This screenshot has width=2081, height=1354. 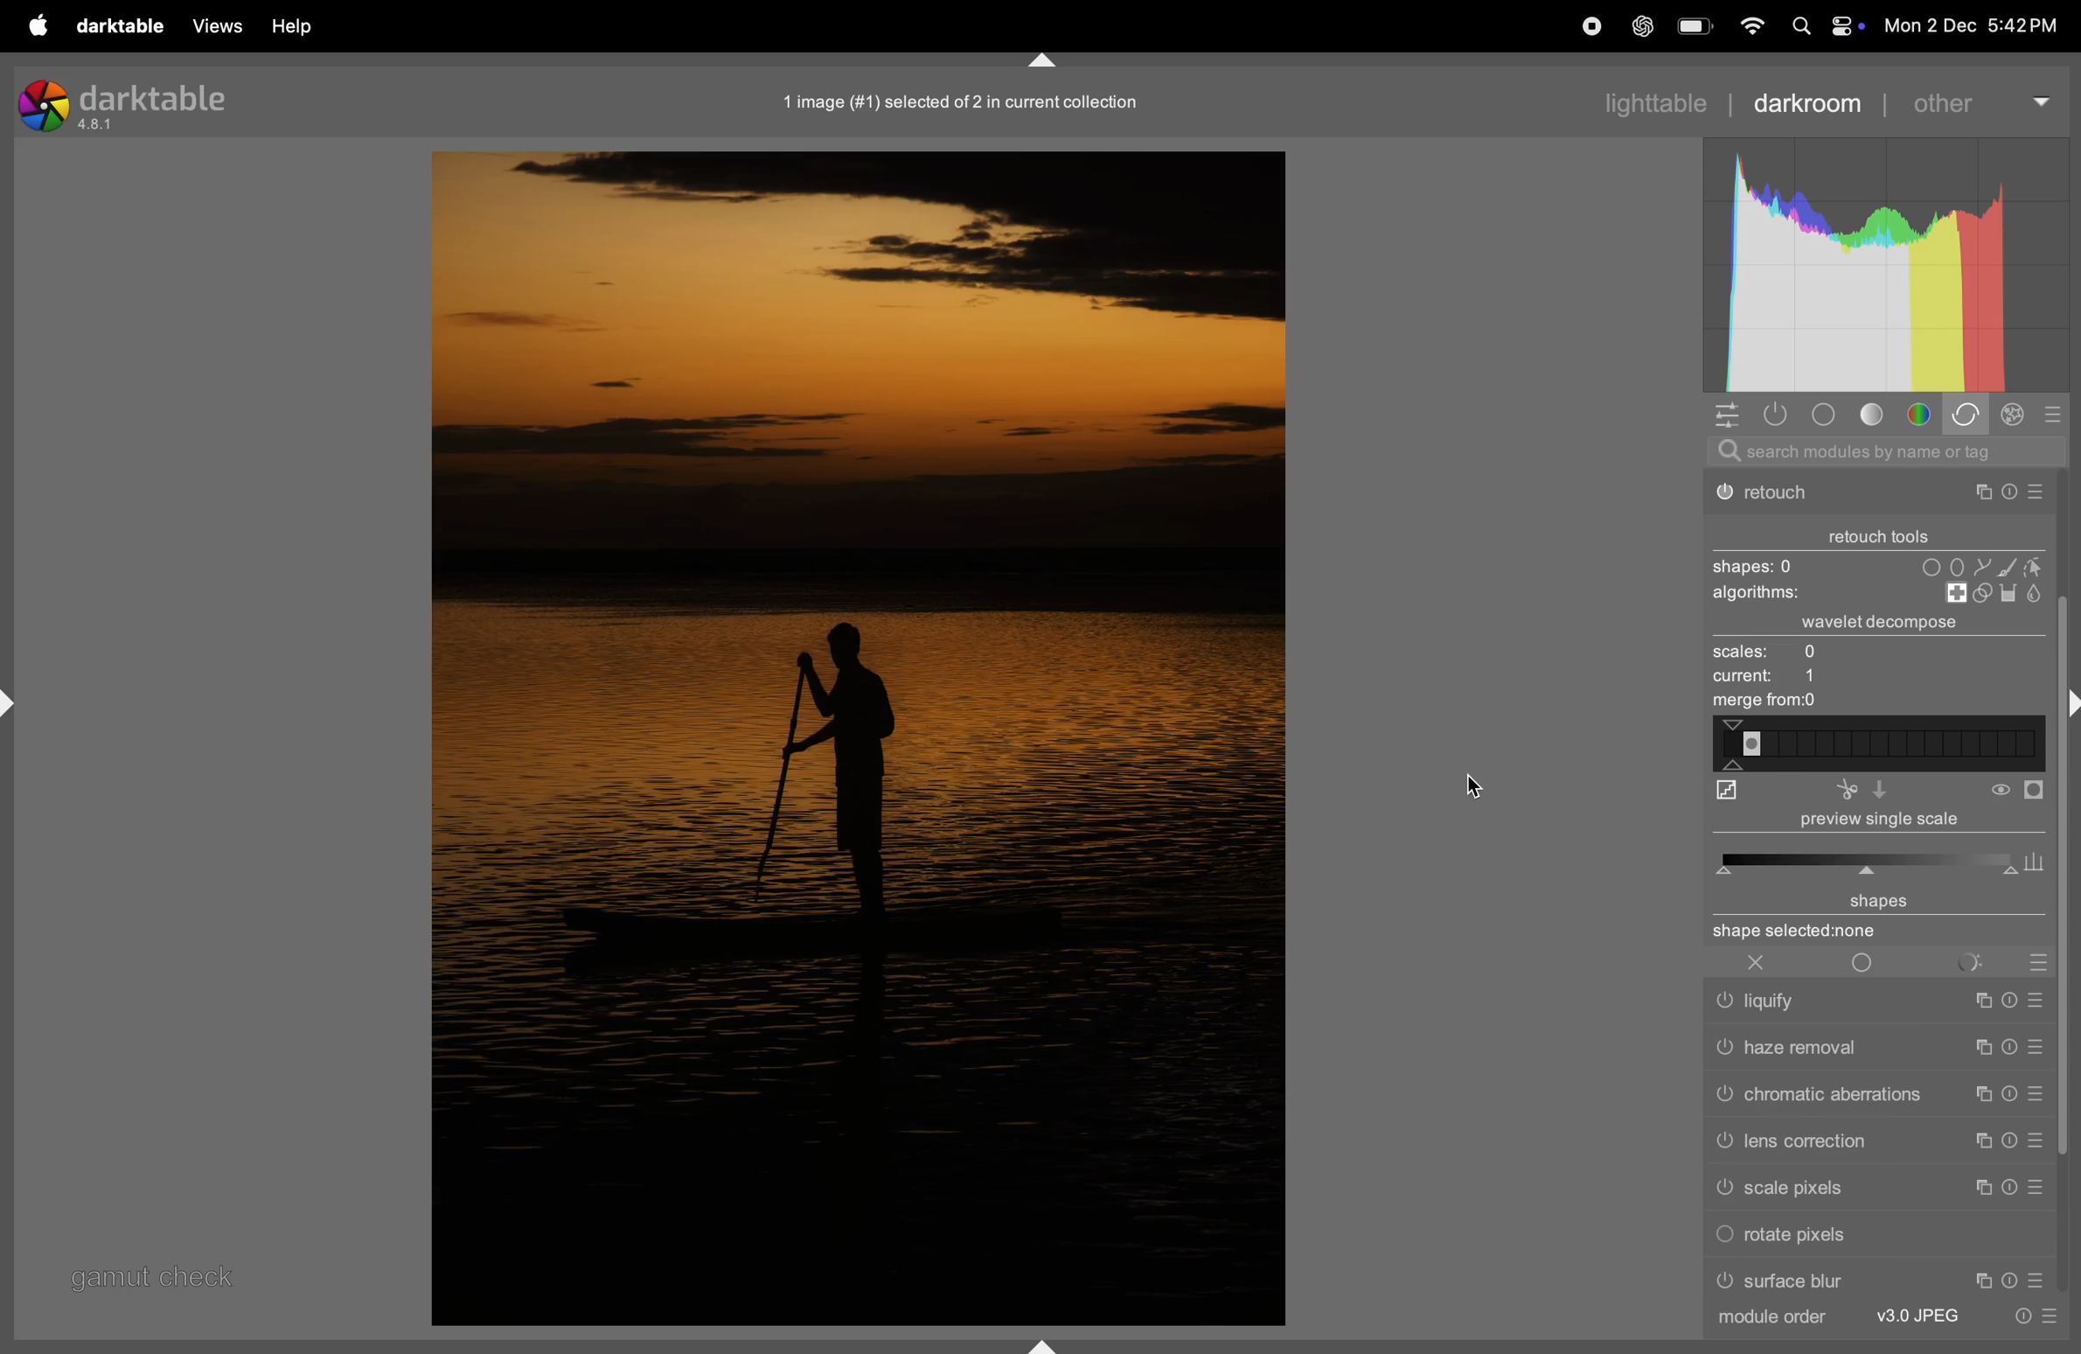 What do you see at coordinates (1883, 532) in the screenshot?
I see `retouch tools` at bounding box center [1883, 532].